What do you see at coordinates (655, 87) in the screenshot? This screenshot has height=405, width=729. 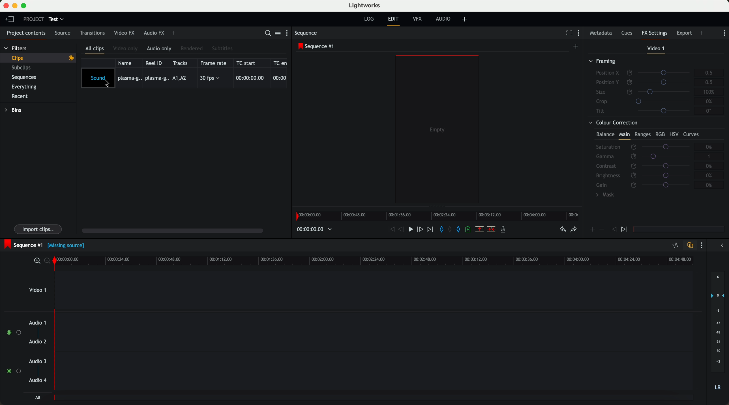 I see `framing tab` at bounding box center [655, 87].